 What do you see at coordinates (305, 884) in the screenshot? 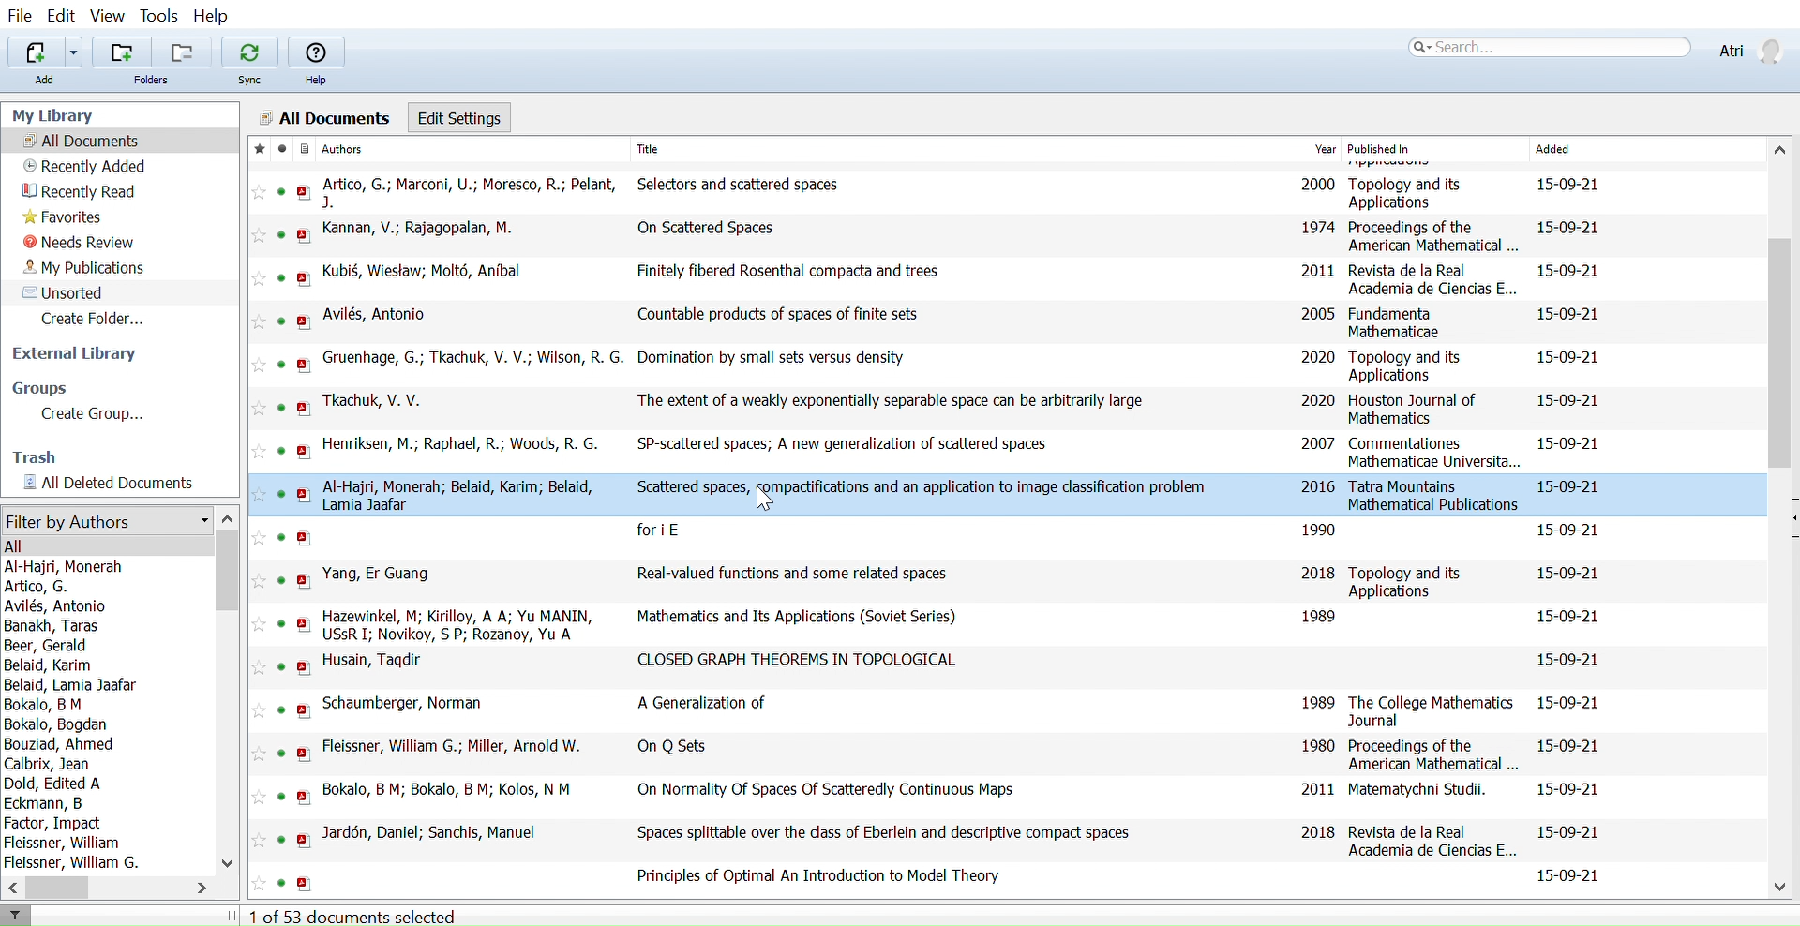
I see `PDF Document` at bounding box center [305, 884].